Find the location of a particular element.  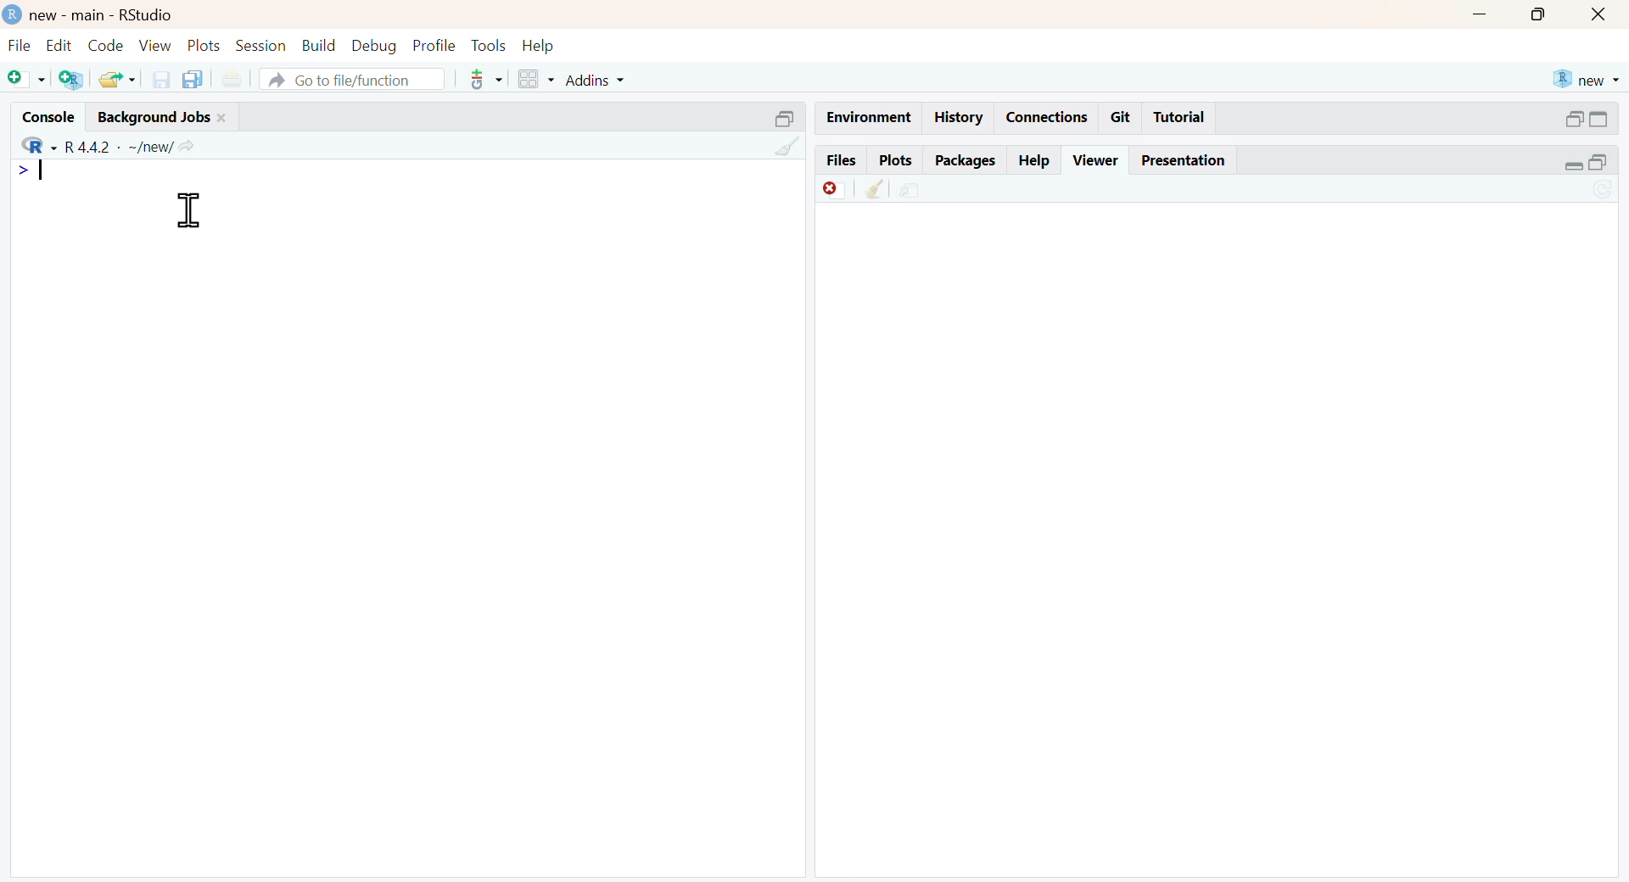

help is located at coordinates (538, 47).